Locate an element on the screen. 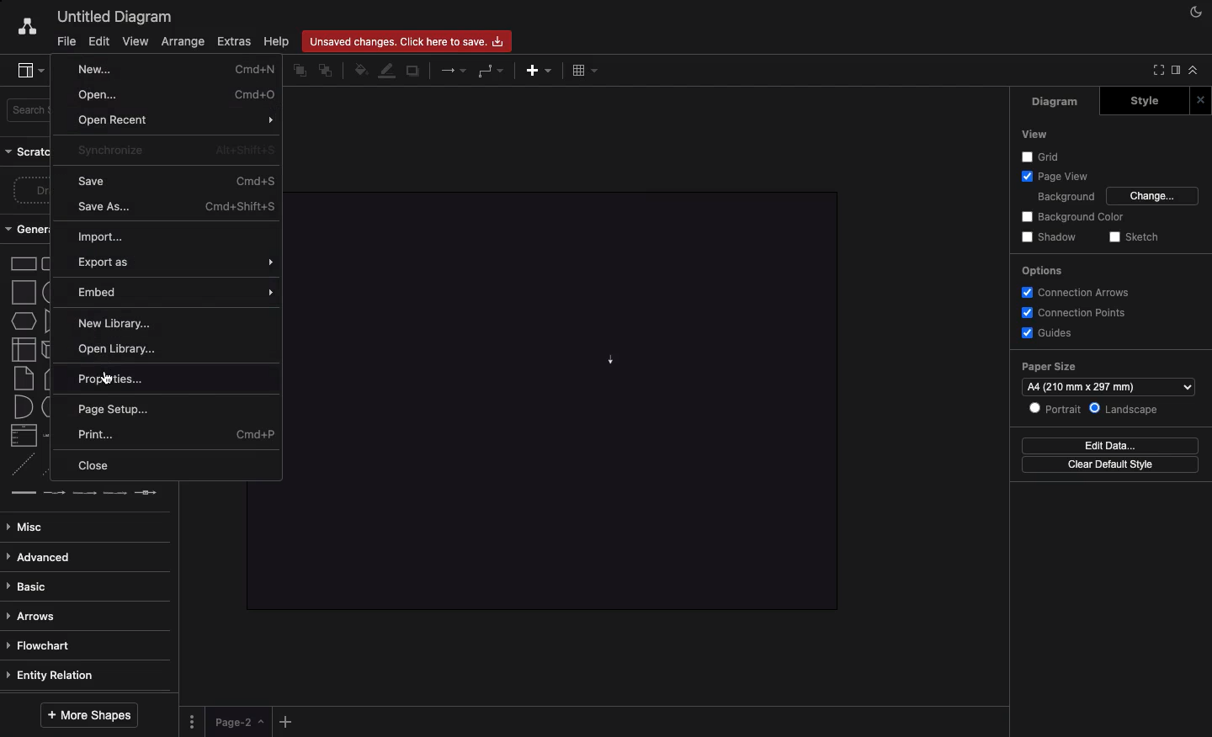  Arrange is located at coordinates (179, 42).